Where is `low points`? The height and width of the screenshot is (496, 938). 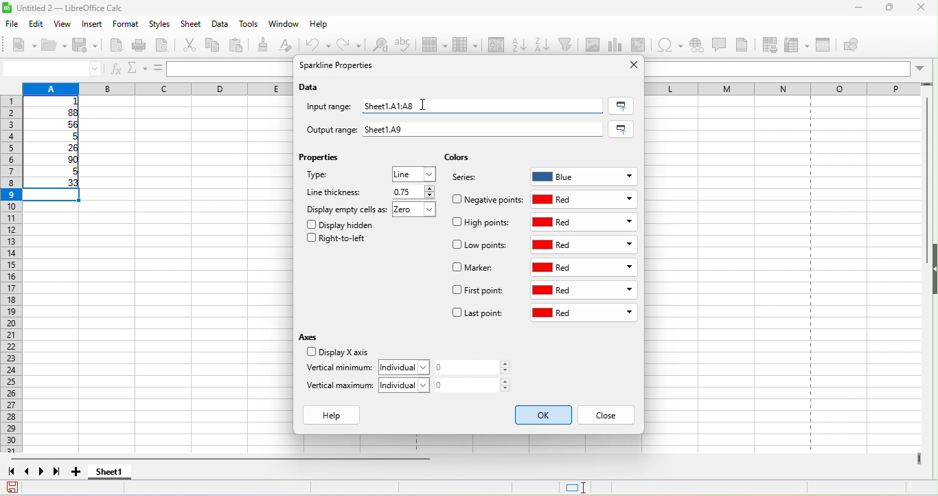
low points is located at coordinates (482, 246).